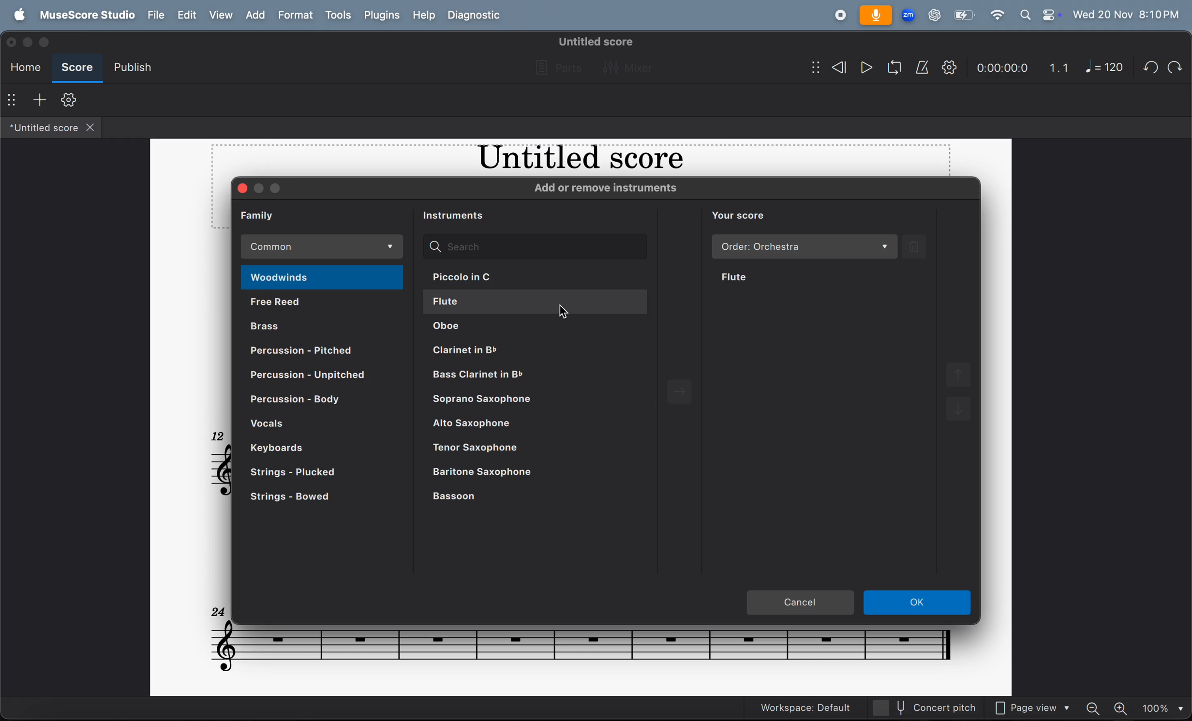 The image size is (1192, 721). What do you see at coordinates (324, 326) in the screenshot?
I see `brass` at bounding box center [324, 326].